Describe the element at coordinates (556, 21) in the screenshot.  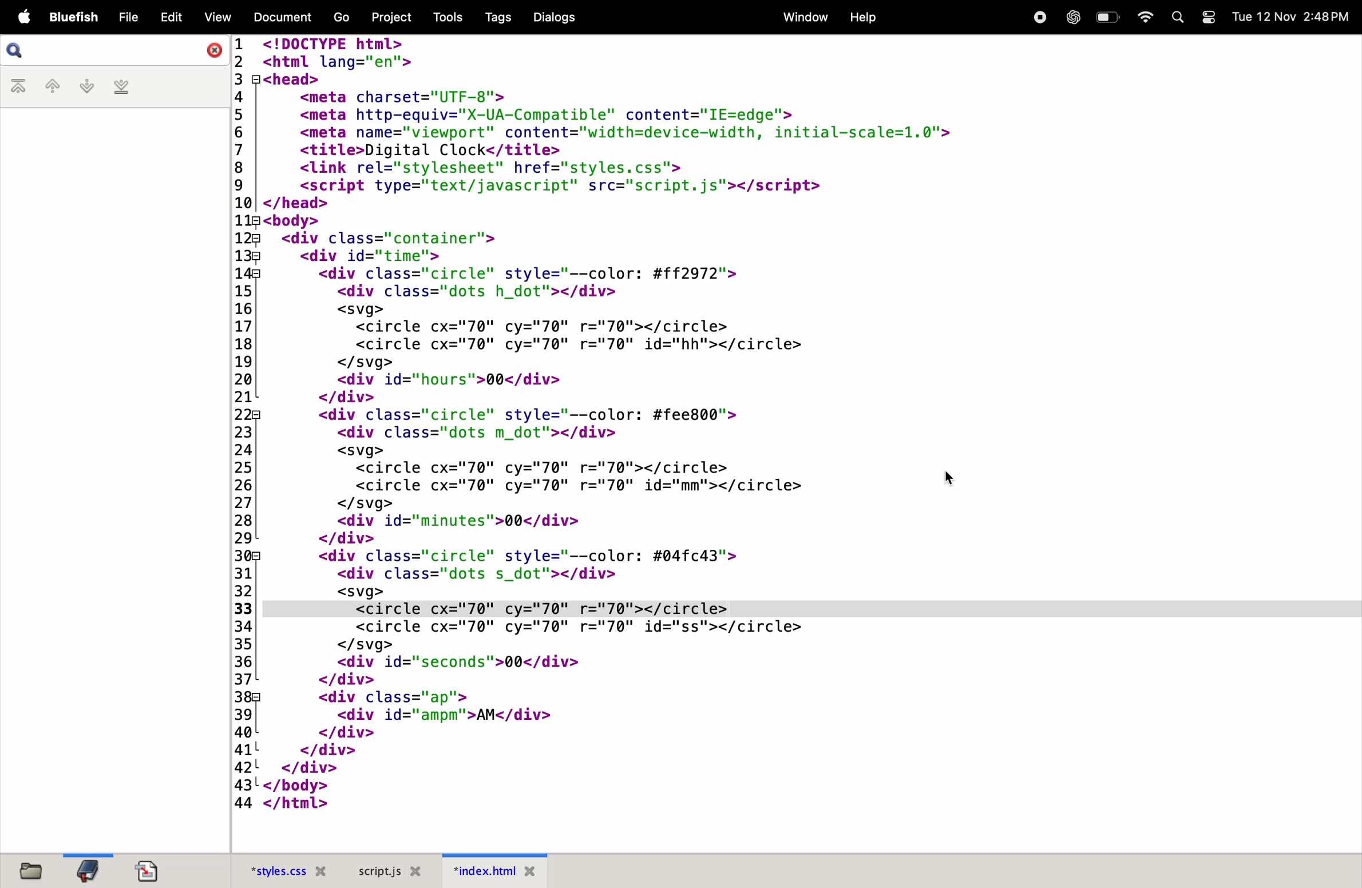
I see `dialogs` at that location.